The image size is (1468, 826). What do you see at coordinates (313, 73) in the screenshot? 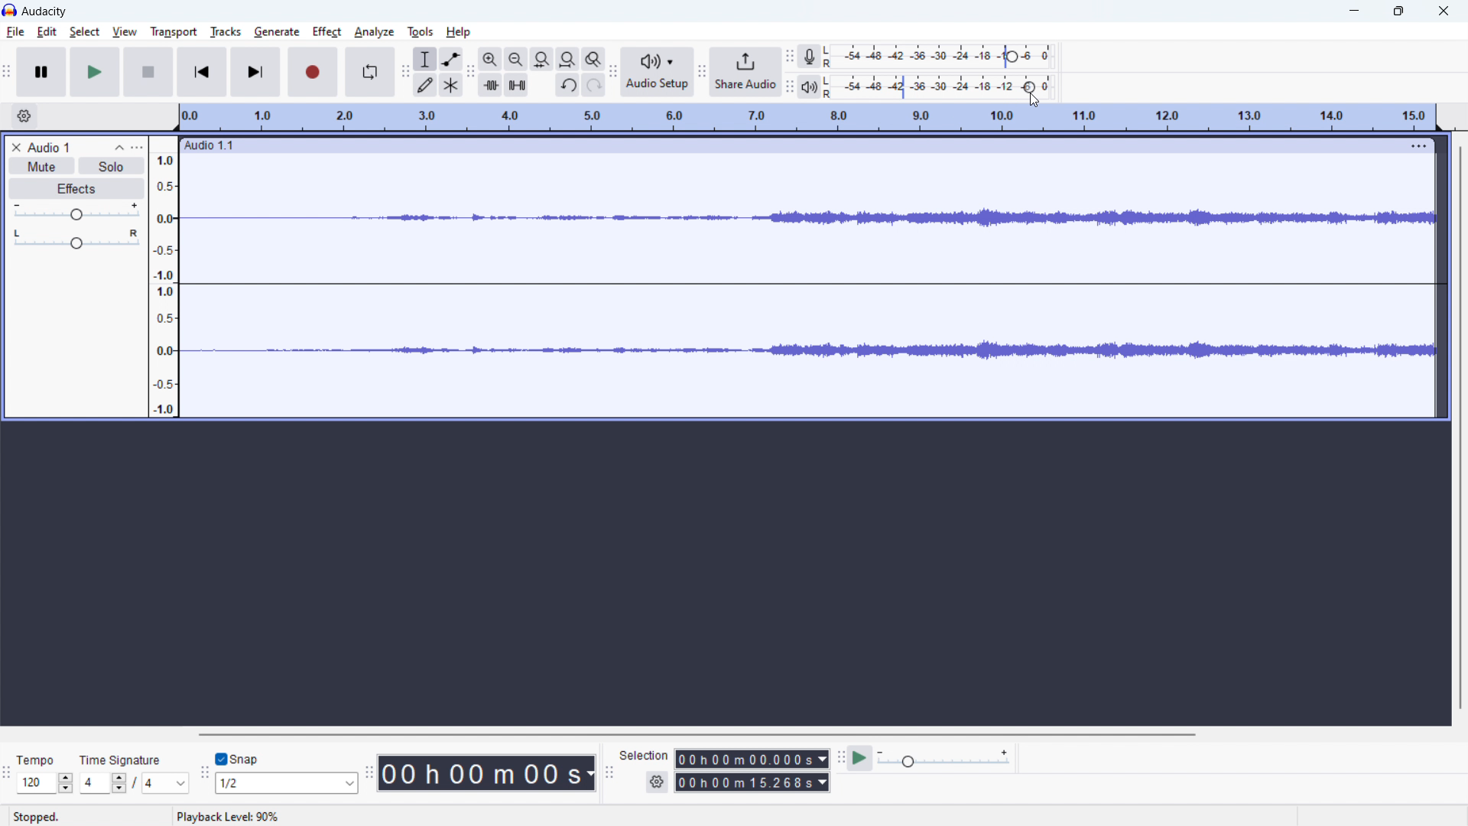
I see `record` at bounding box center [313, 73].